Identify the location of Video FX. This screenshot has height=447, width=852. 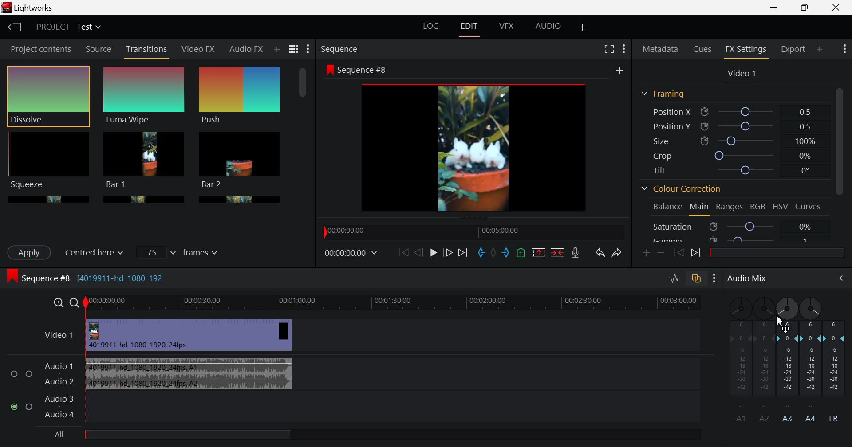
(197, 50).